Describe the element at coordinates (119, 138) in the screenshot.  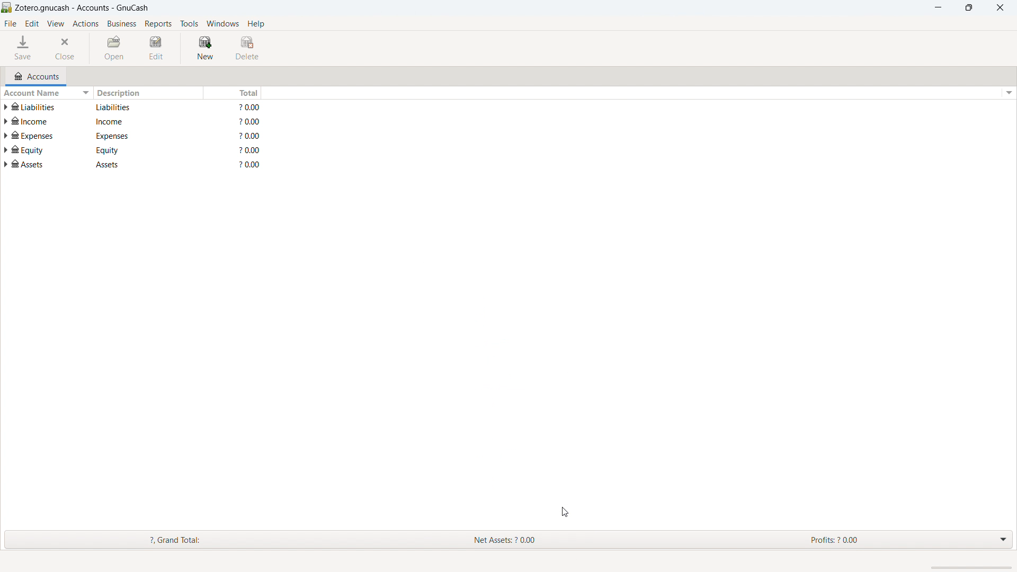
I see `description` at that location.